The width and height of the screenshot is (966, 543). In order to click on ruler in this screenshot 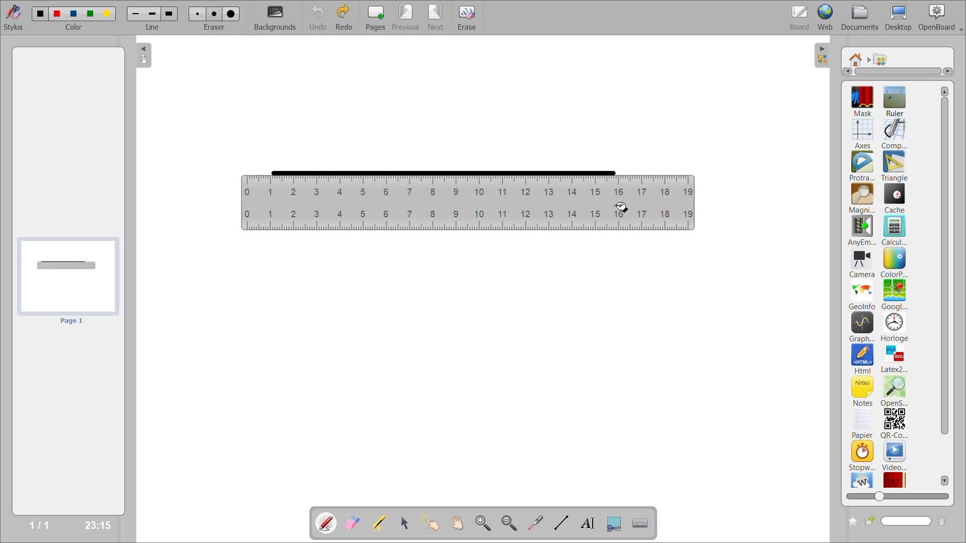, I will do `click(468, 205)`.